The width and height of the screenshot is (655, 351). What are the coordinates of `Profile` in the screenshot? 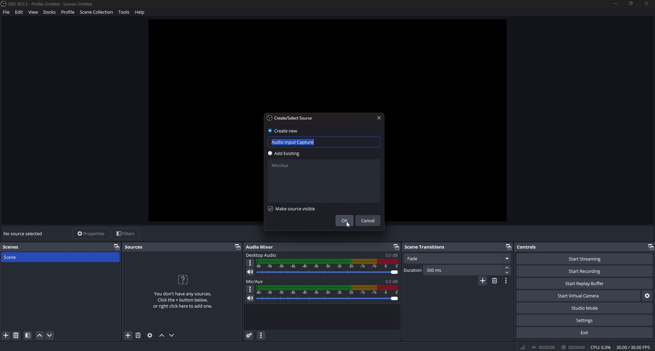 It's located at (68, 13).